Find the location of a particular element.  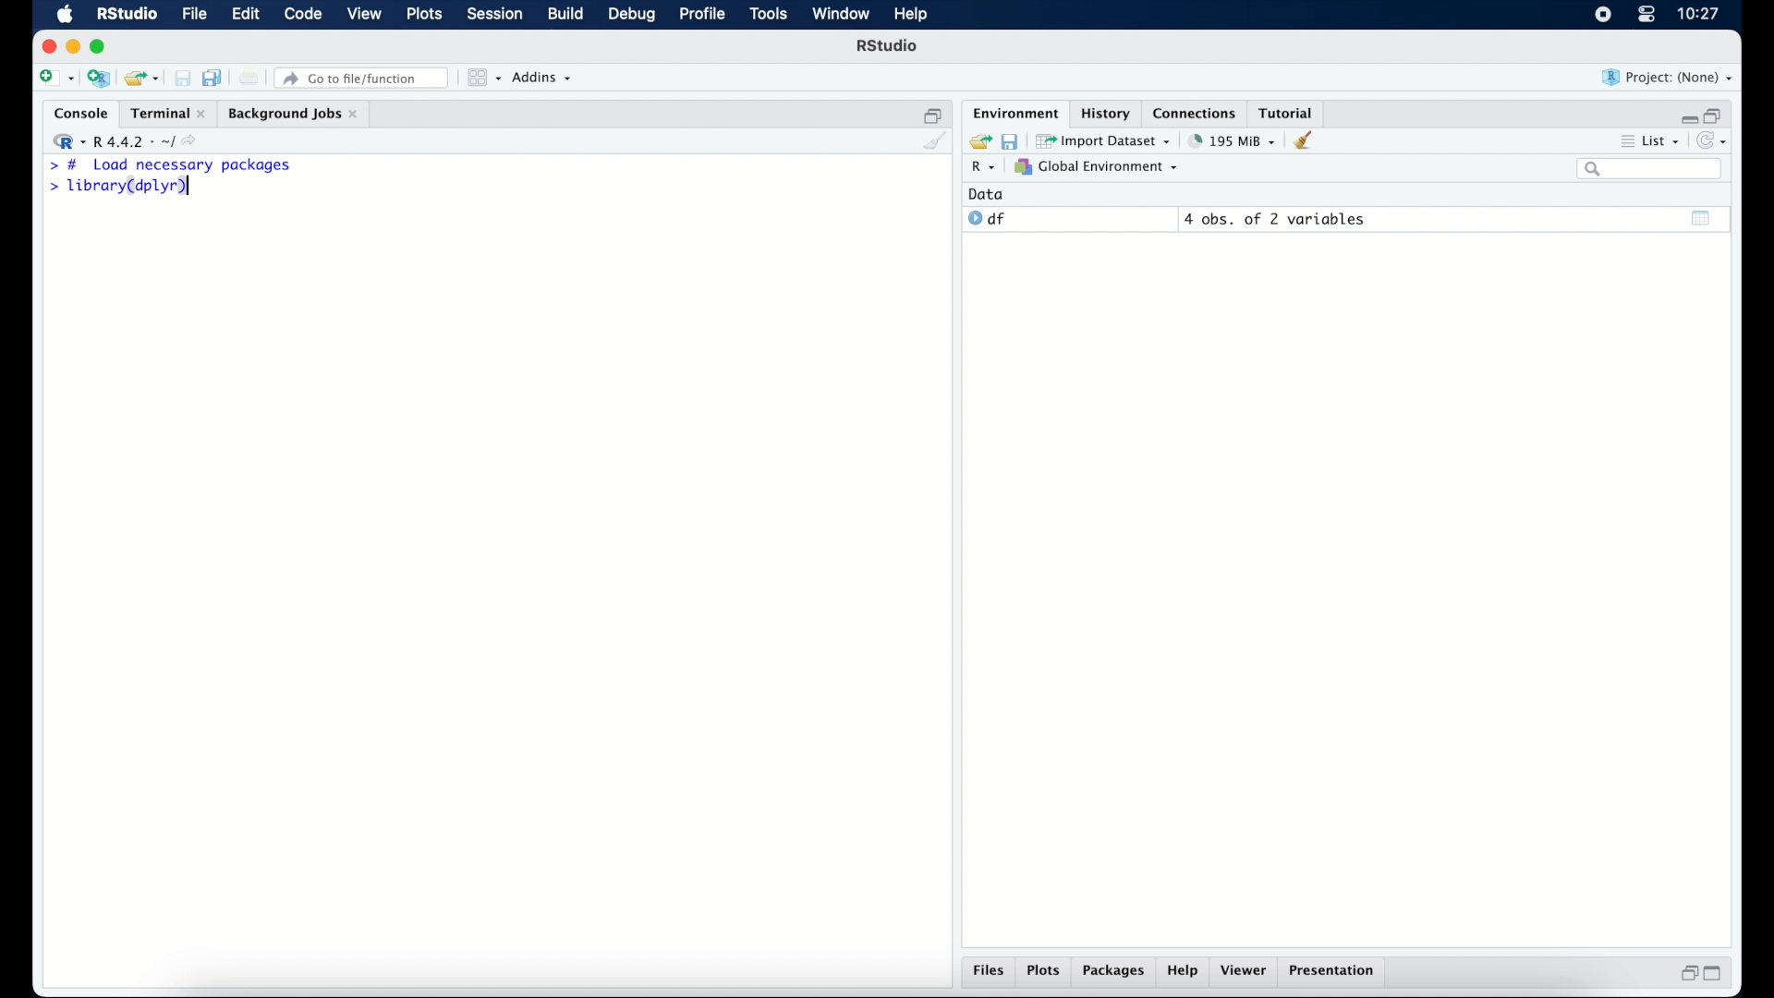

background jobs is located at coordinates (293, 114).